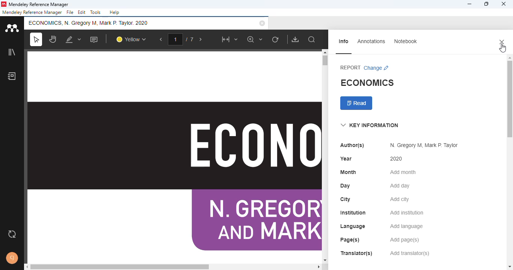 This screenshot has width=513, height=270. Describe the element at coordinates (503, 4) in the screenshot. I see `close` at that location.